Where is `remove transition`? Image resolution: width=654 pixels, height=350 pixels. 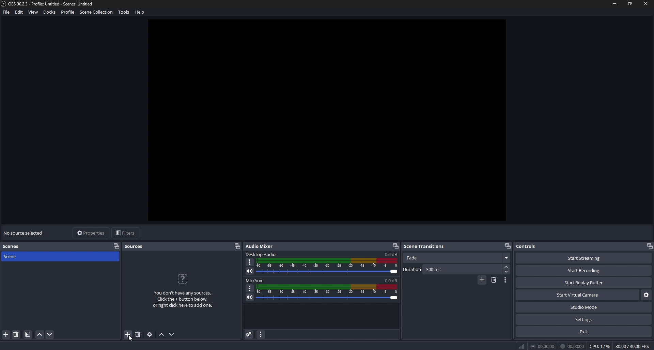 remove transition is located at coordinates (494, 280).